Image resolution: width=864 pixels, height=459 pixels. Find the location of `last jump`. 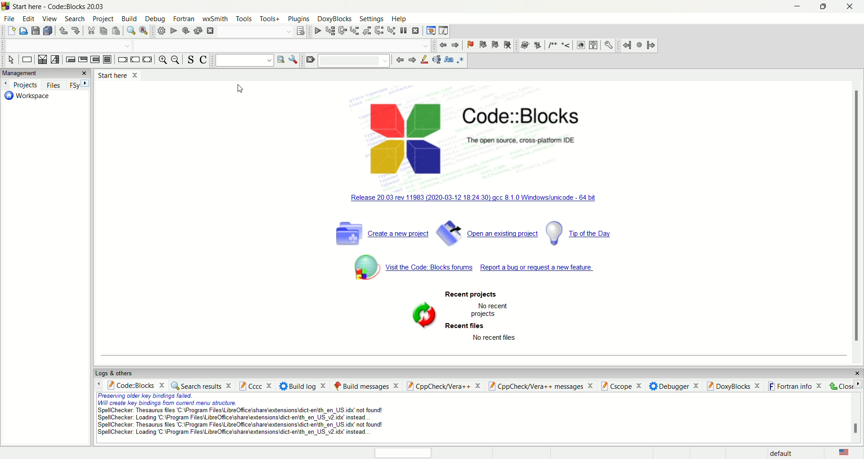

last jump is located at coordinates (639, 45).